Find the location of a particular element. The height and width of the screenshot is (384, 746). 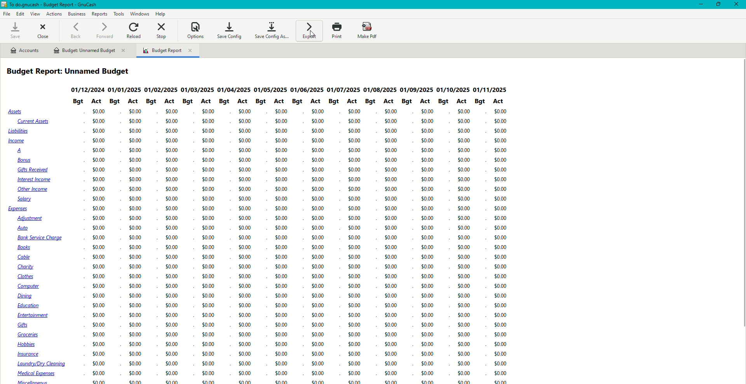

$0.00 is located at coordinates (136, 276).